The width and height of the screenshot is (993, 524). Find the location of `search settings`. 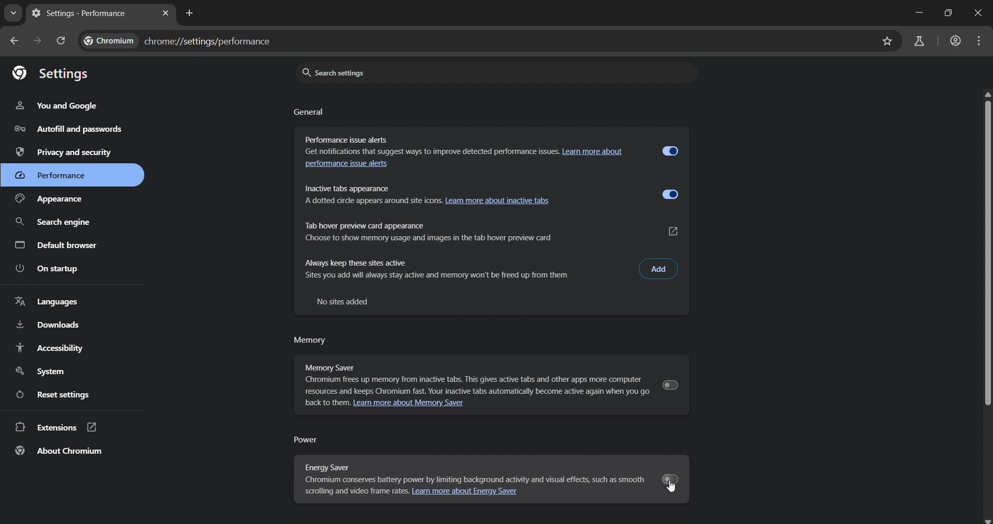

search settings is located at coordinates (491, 72).